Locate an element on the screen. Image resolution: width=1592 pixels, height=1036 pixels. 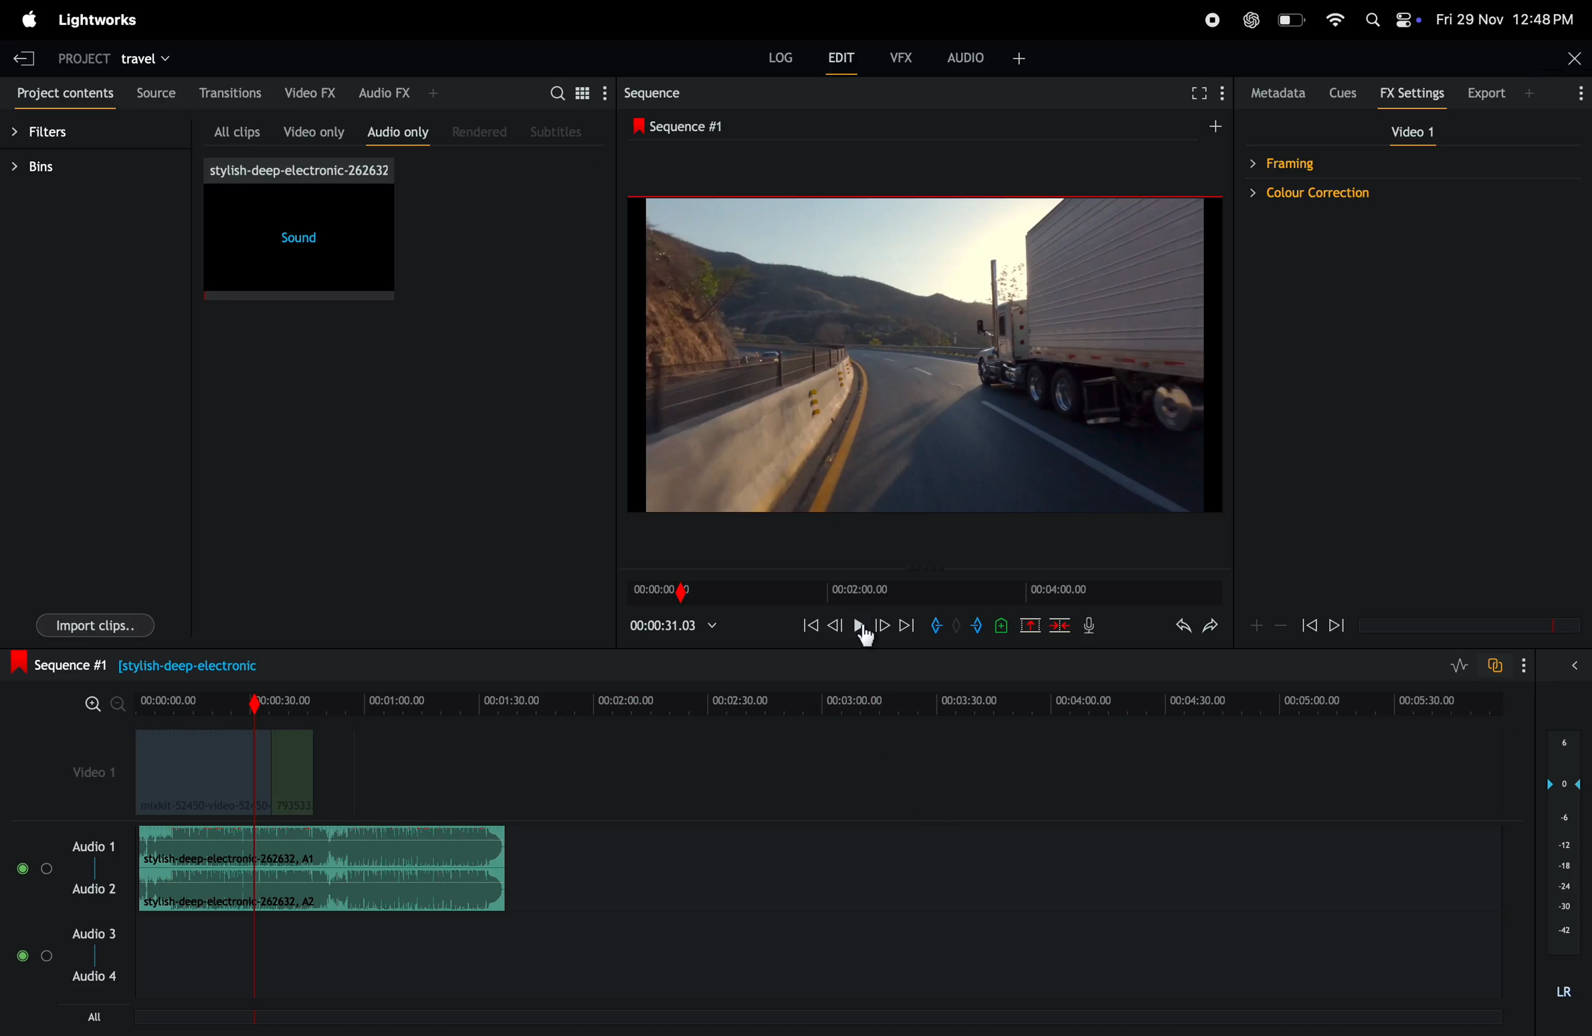
add out mark is located at coordinates (979, 625).